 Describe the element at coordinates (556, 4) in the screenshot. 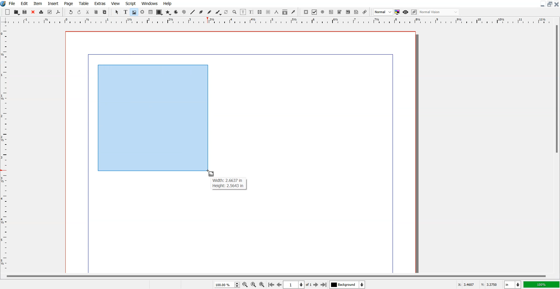

I see `Close` at that location.